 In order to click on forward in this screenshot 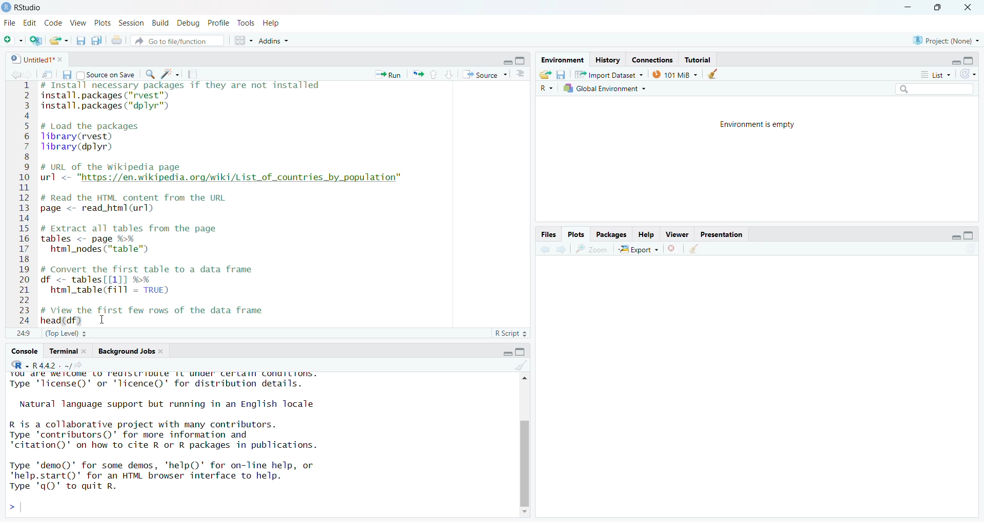, I will do `click(31, 75)`.